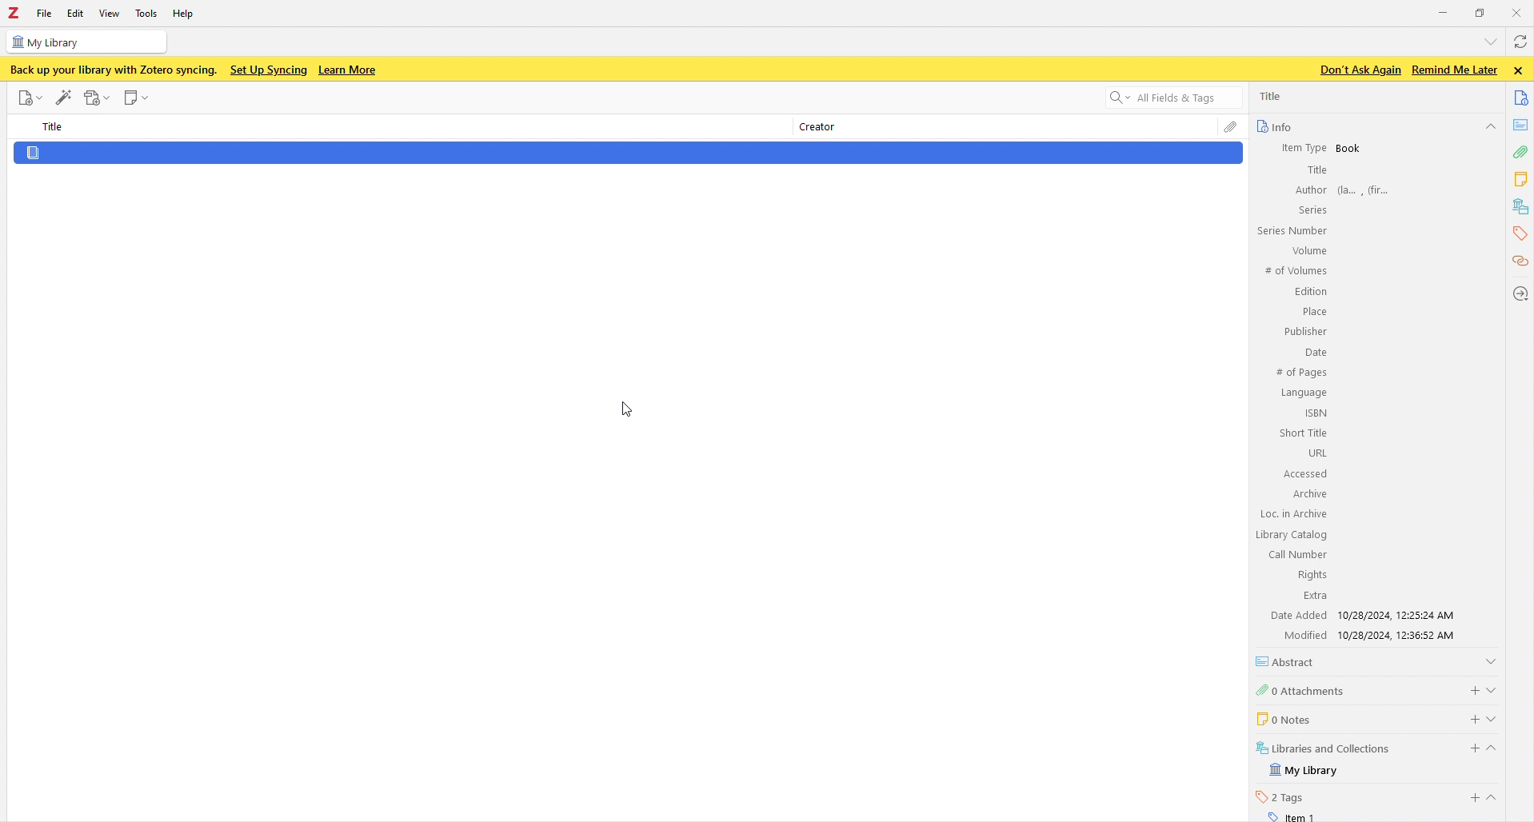 Image resolution: width=1534 pixels, height=822 pixels. Describe the element at coordinates (111, 70) in the screenshot. I see `‘Back up your library with Zotero syncing.` at that location.